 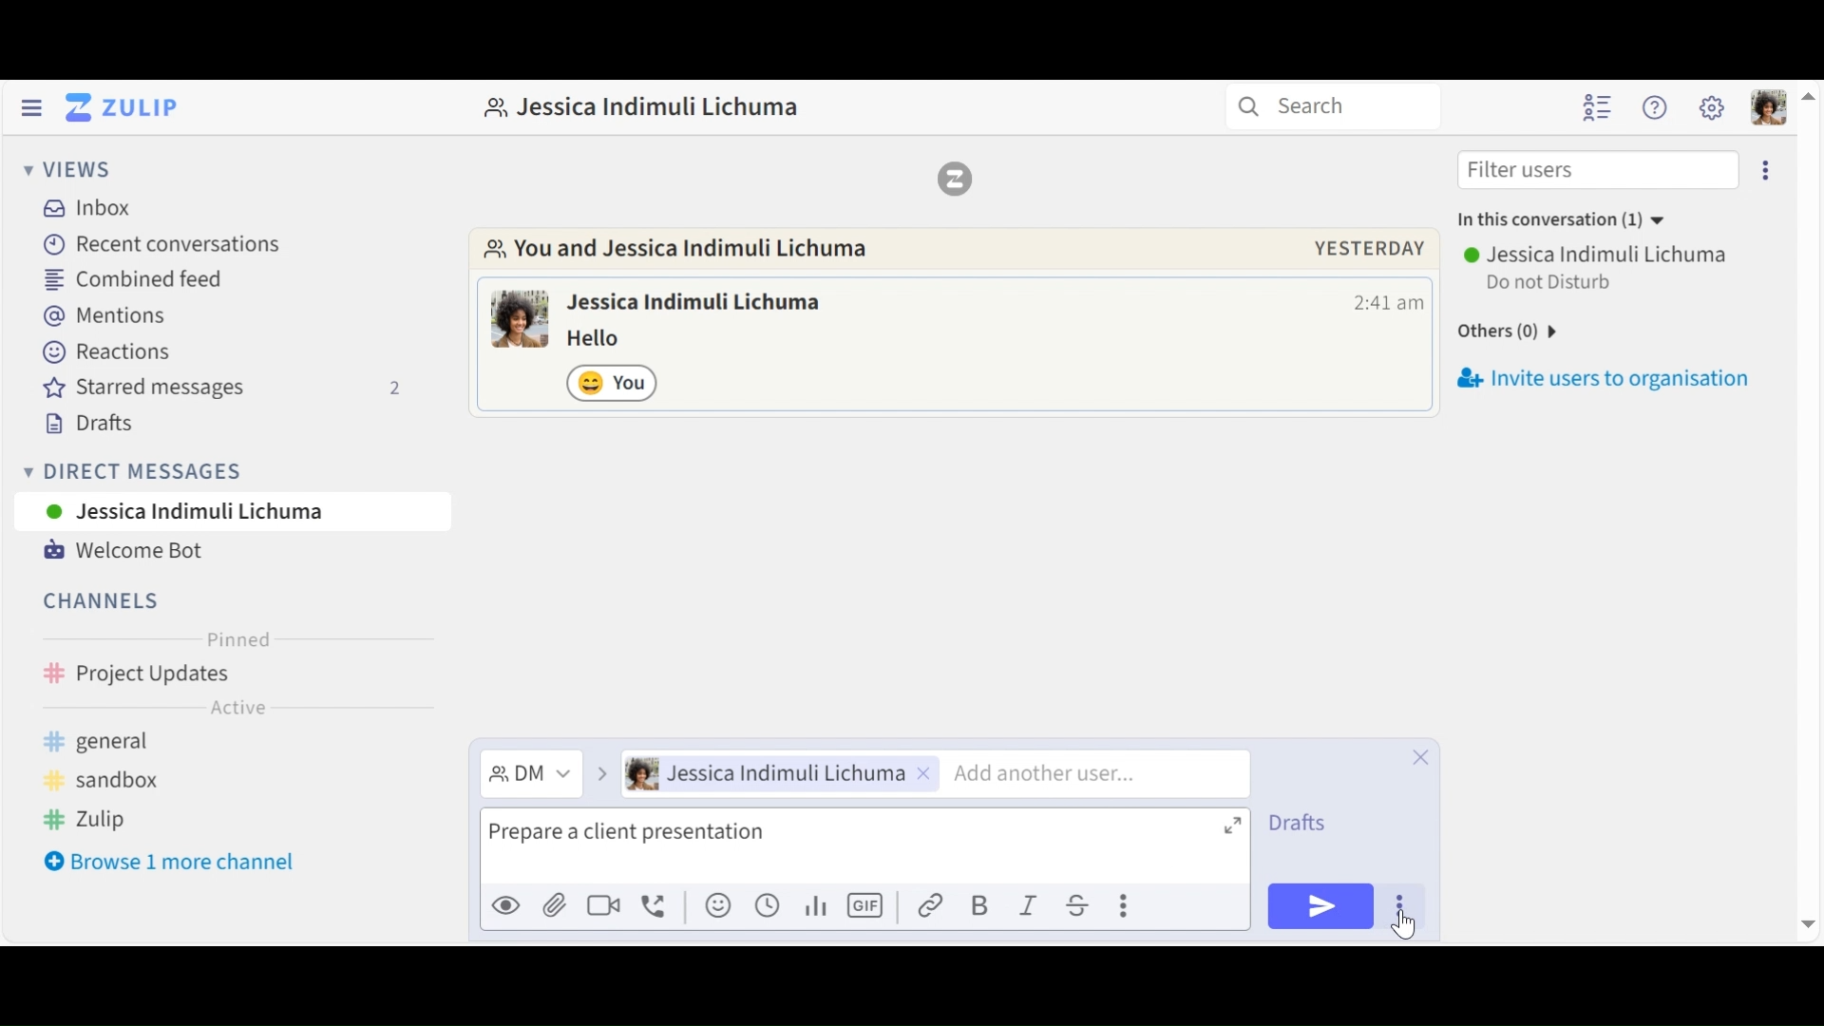 I want to click on Direct Messages, so click(x=227, y=470).